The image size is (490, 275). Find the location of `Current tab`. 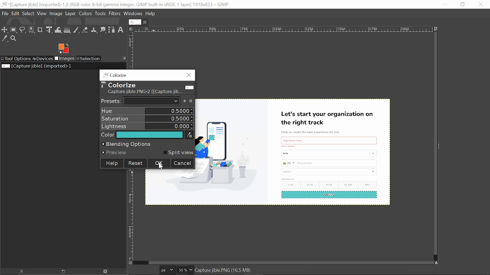

Current tab is located at coordinates (135, 22).